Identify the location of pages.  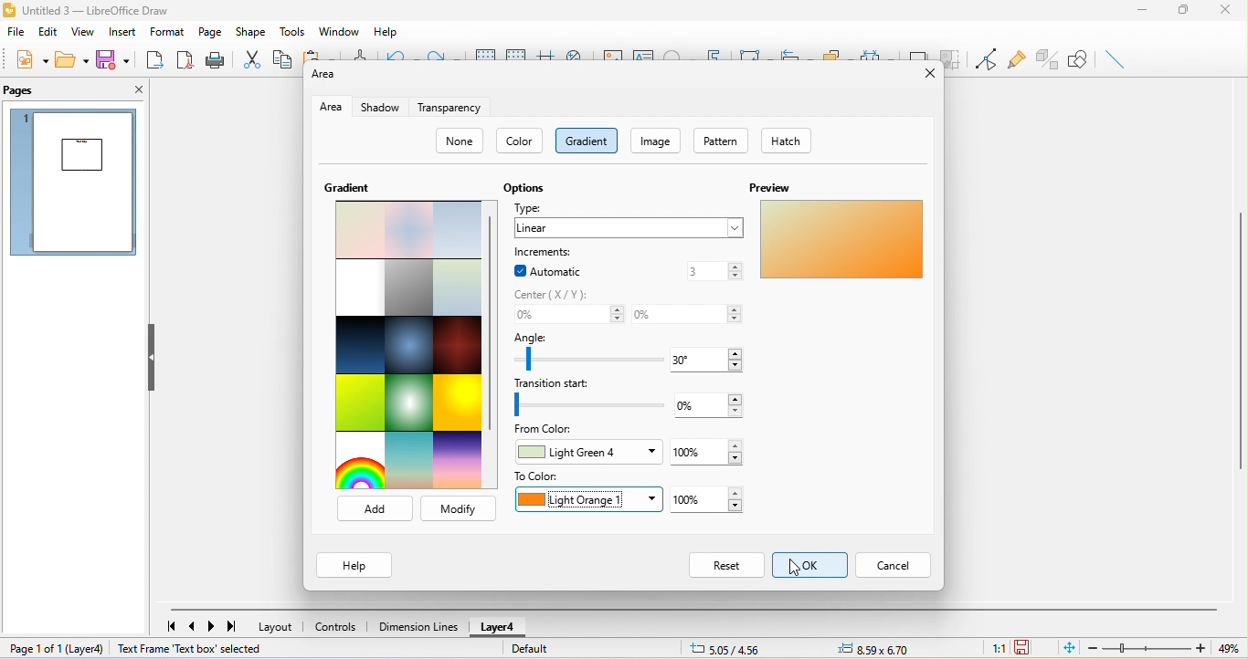
(28, 93).